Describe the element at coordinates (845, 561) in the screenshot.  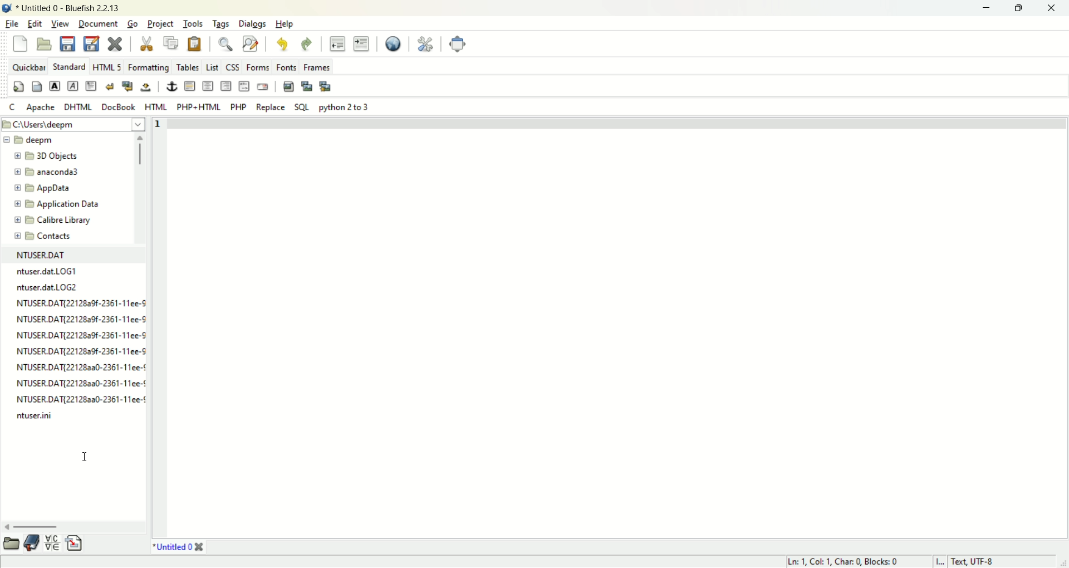
I see `cursor position` at that location.